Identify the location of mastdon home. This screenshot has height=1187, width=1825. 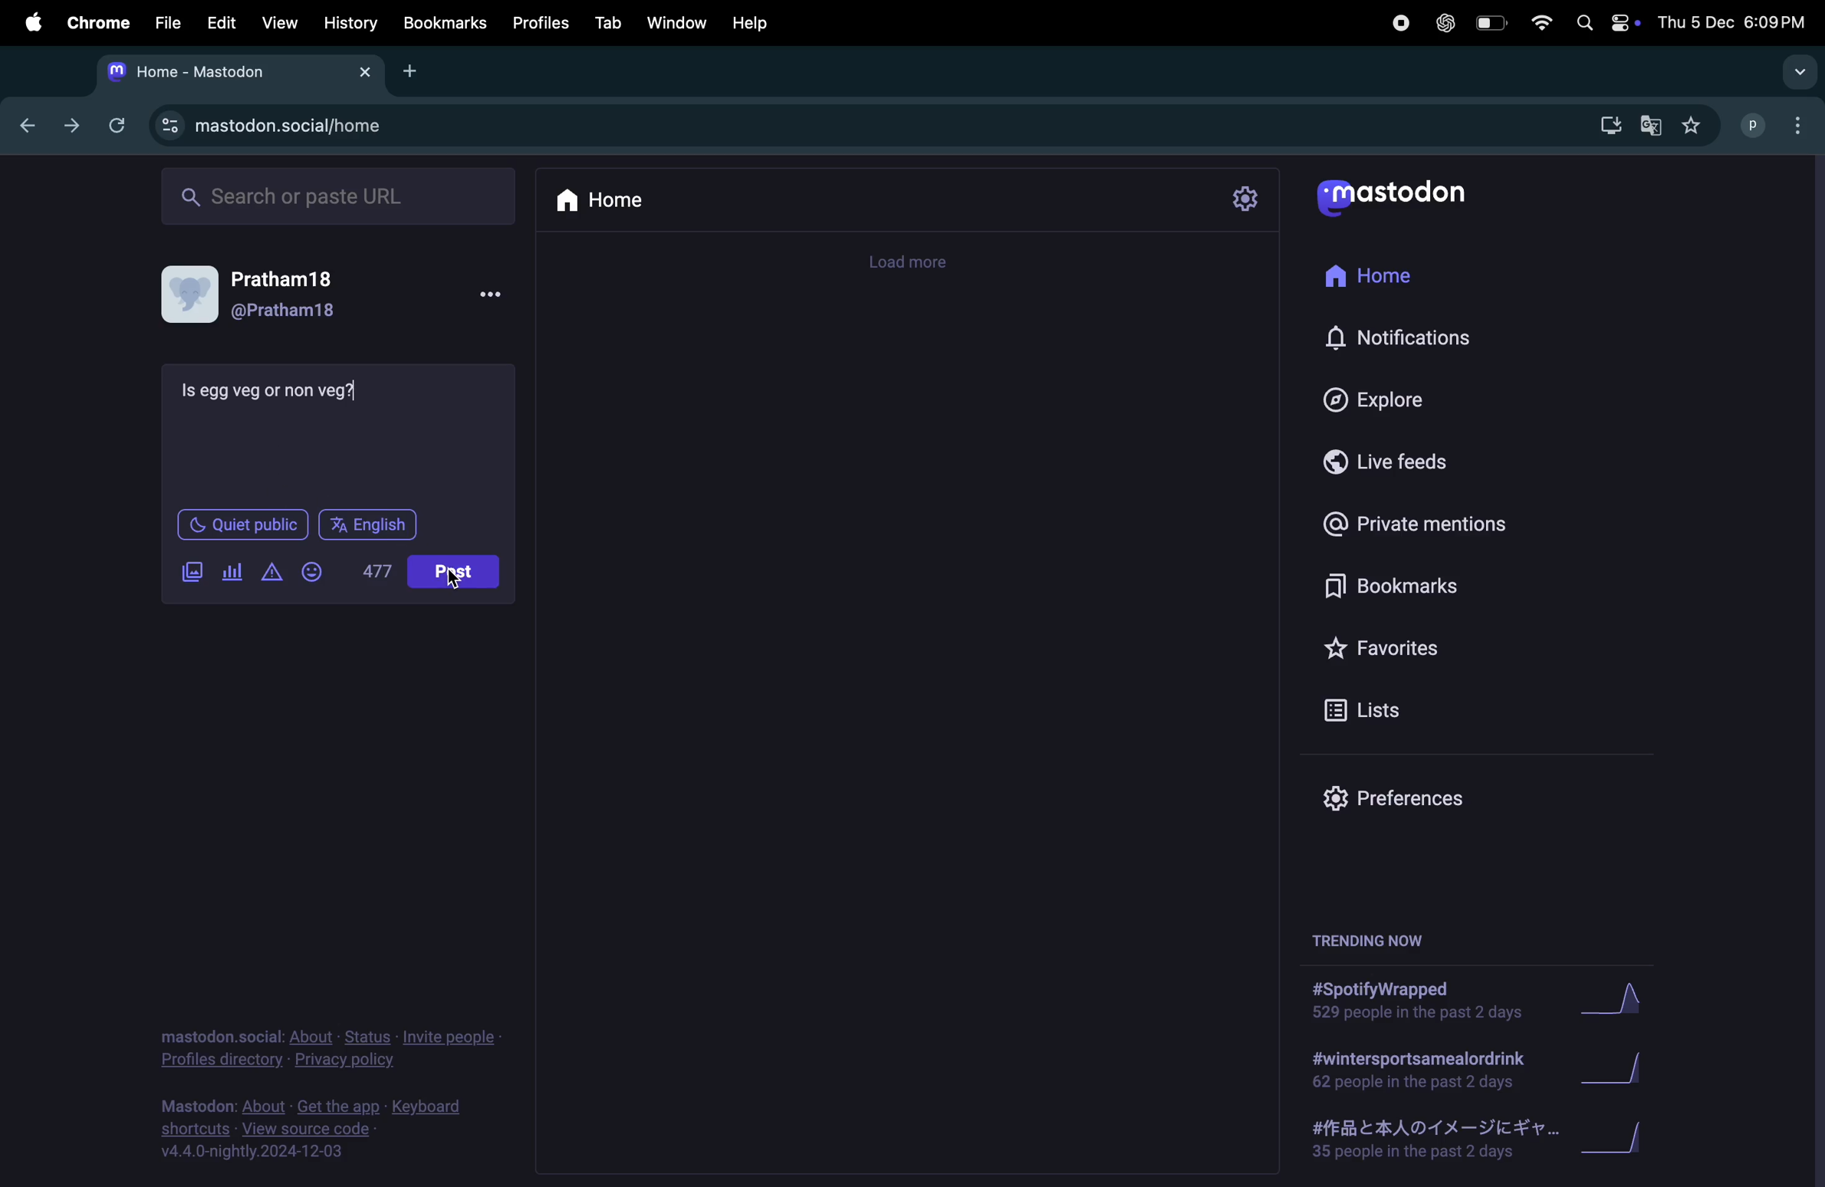
(235, 72).